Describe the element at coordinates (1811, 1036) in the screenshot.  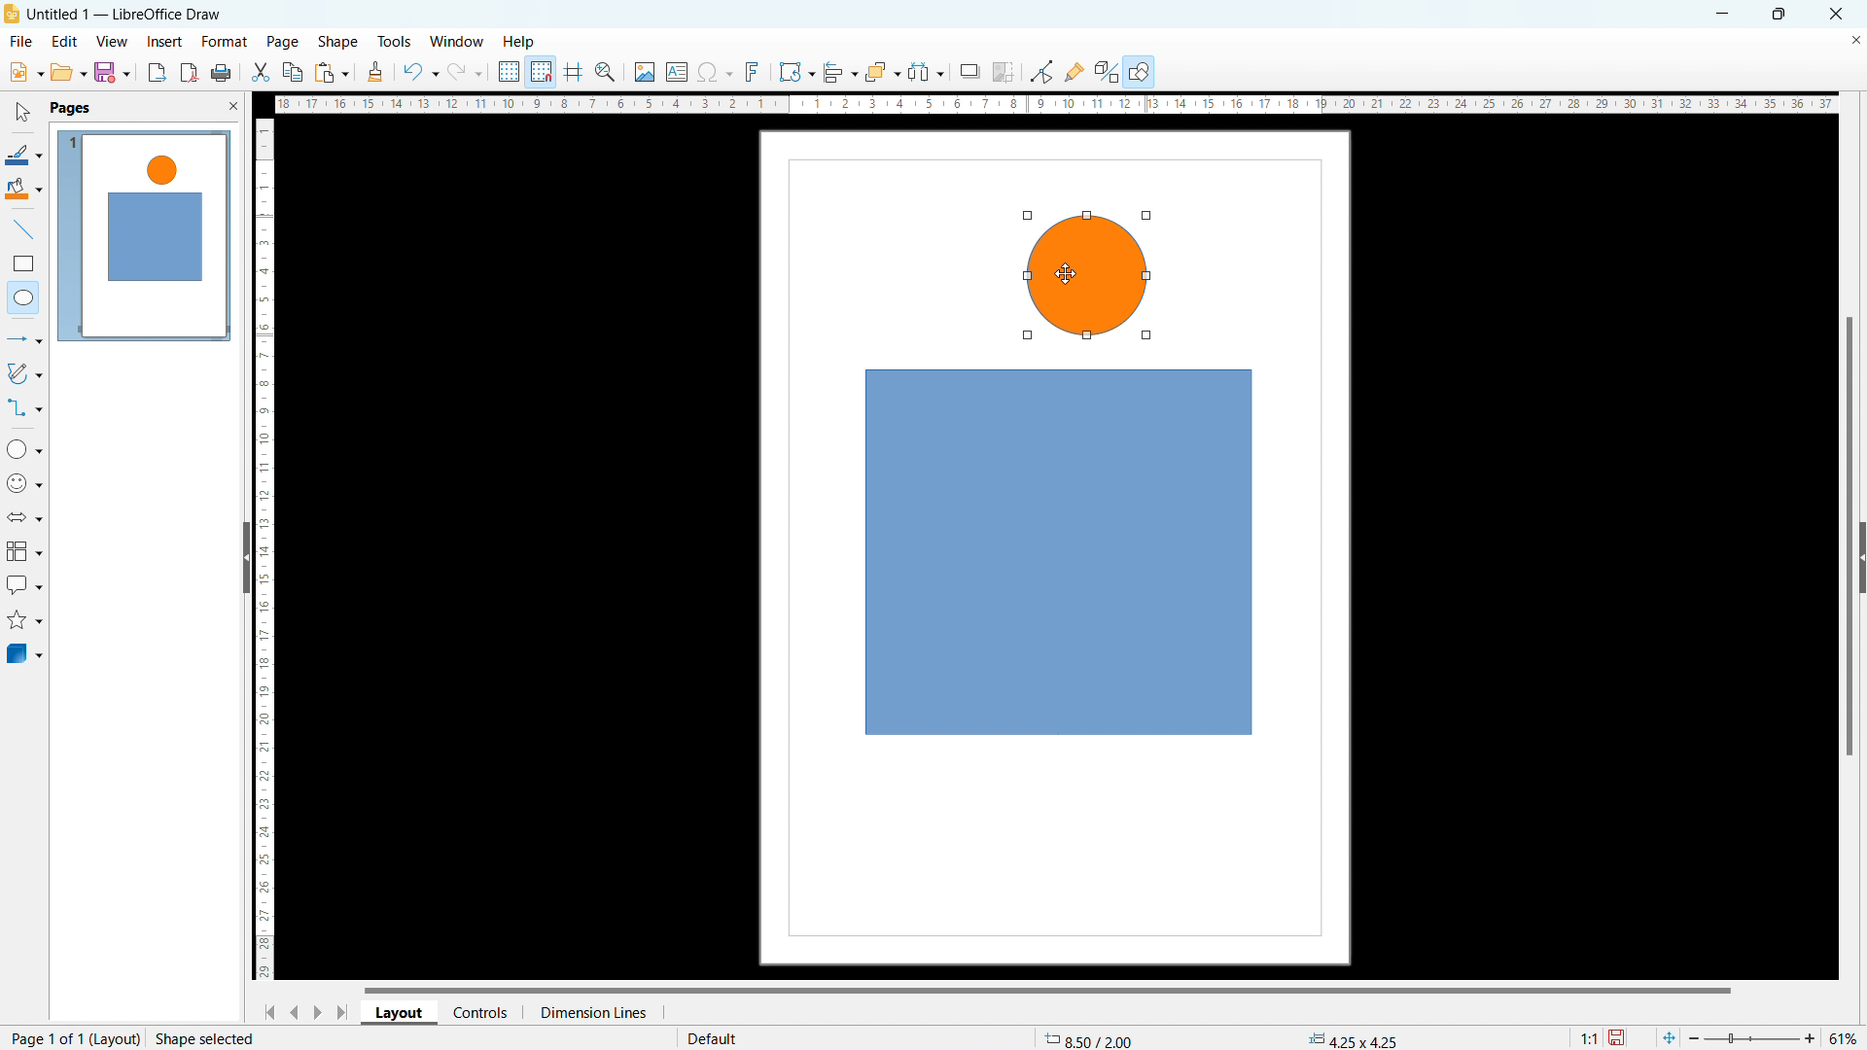
I see `zoom in` at that location.